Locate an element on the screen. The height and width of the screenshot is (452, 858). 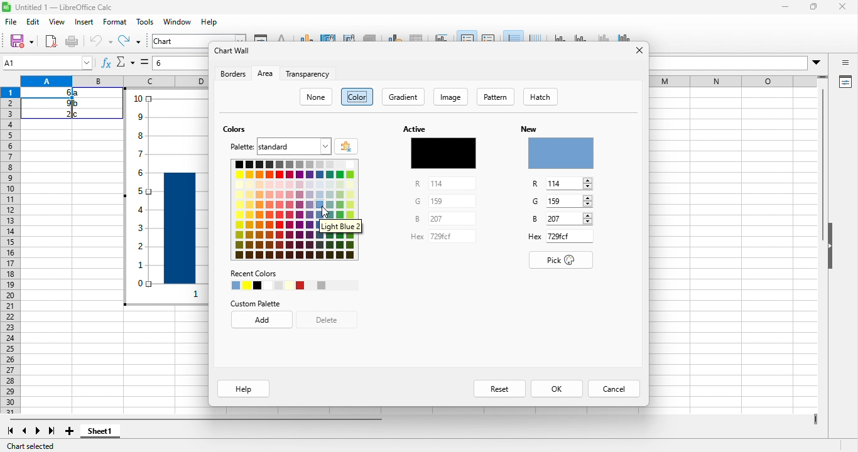
G is located at coordinates (528, 203).